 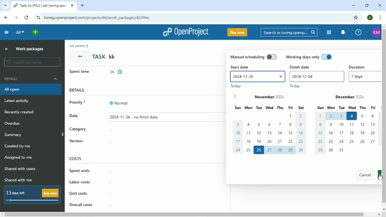 I want to click on spent time, so click(x=81, y=71).